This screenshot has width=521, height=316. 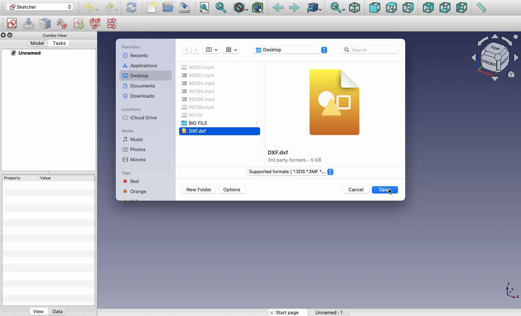 What do you see at coordinates (221, 8) in the screenshot?
I see `Fit selection` at bounding box center [221, 8].